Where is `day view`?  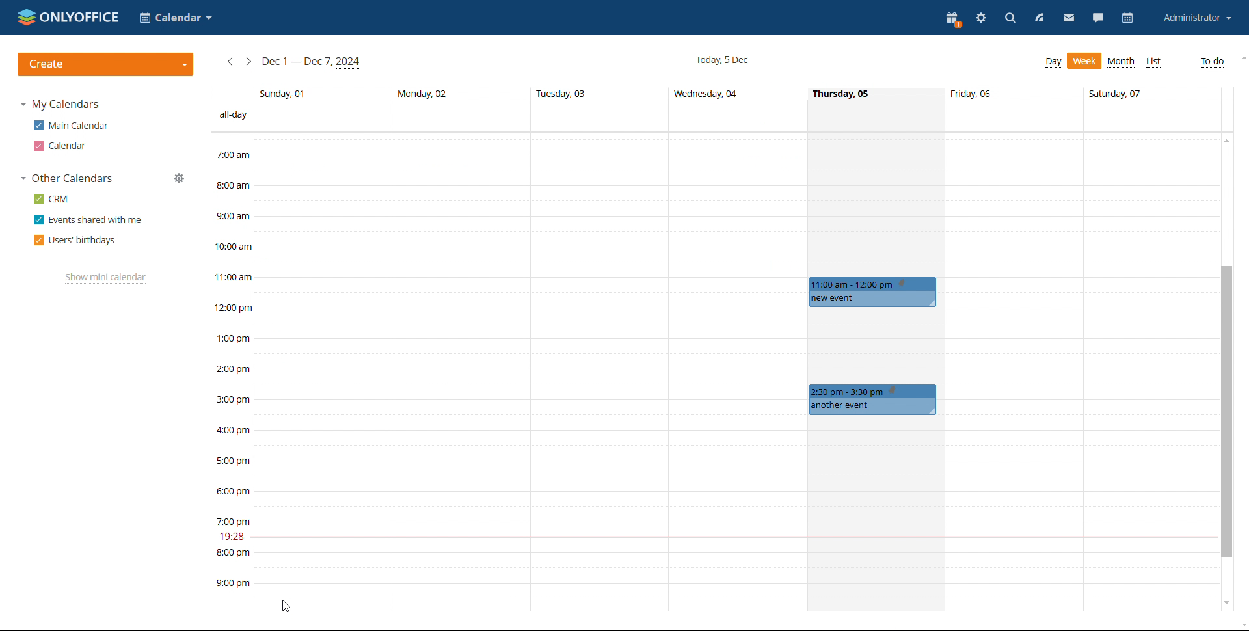 day view is located at coordinates (1084, 60).